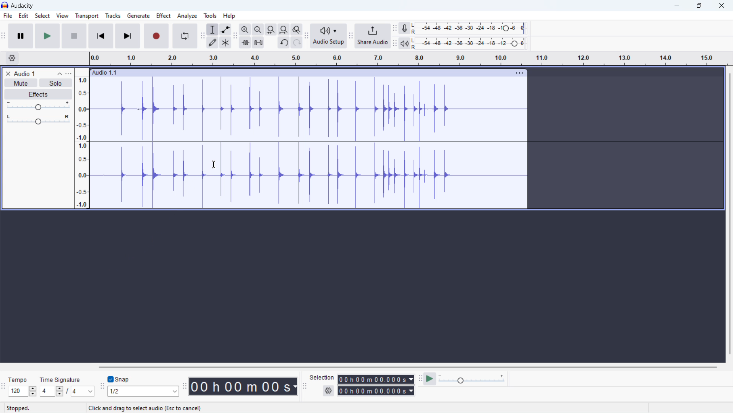 The image size is (733, 413). What do you see at coordinates (128, 36) in the screenshot?
I see `skip to end` at bounding box center [128, 36].